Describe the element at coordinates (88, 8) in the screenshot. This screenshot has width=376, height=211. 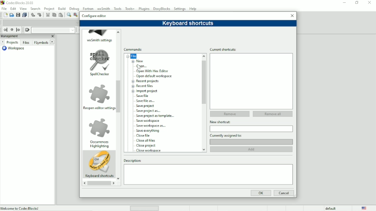
I see `Fortran` at that location.